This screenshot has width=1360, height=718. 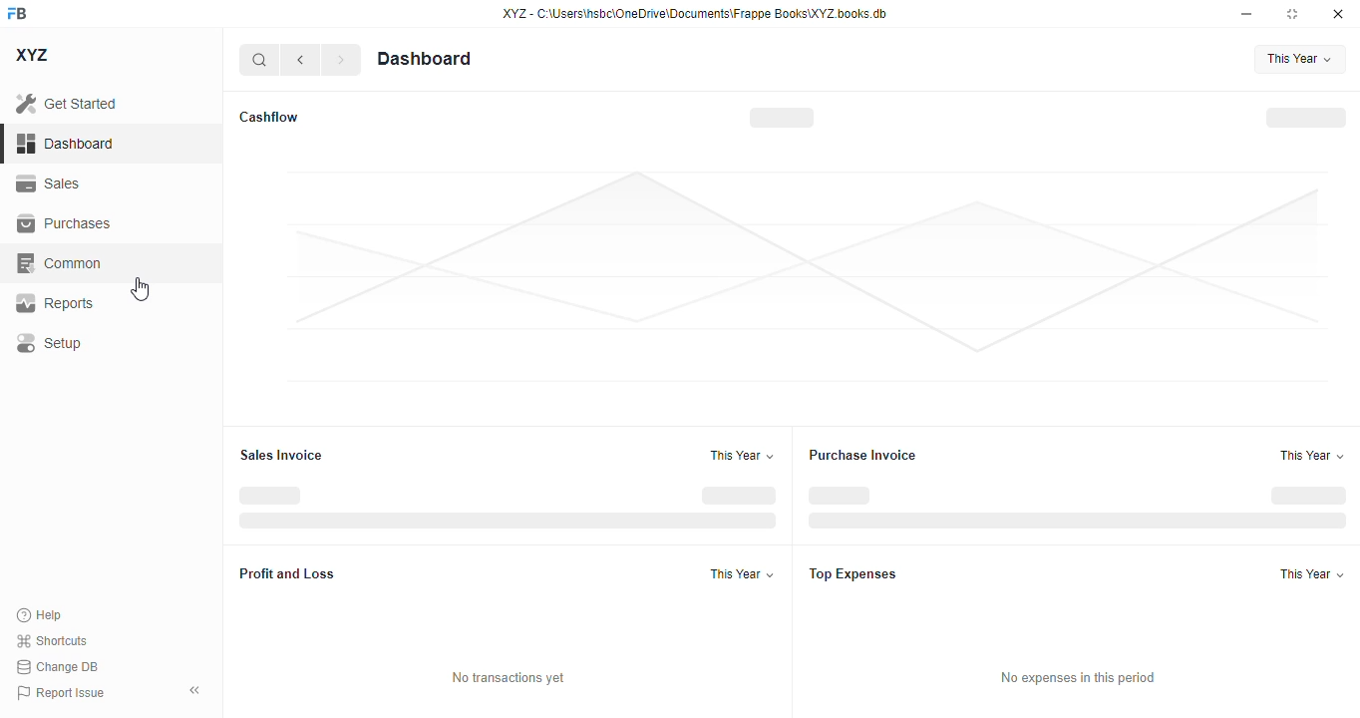 What do you see at coordinates (31, 55) in the screenshot?
I see `XYZ` at bounding box center [31, 55].